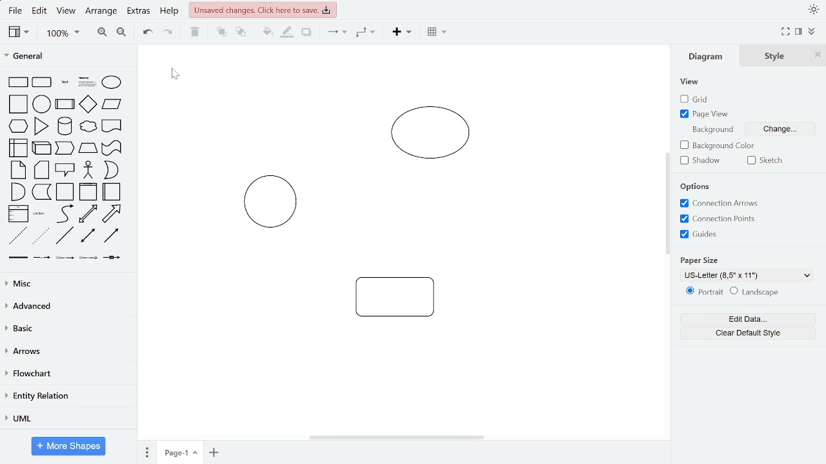  I want to click on Connector with label, so click(42, 260).